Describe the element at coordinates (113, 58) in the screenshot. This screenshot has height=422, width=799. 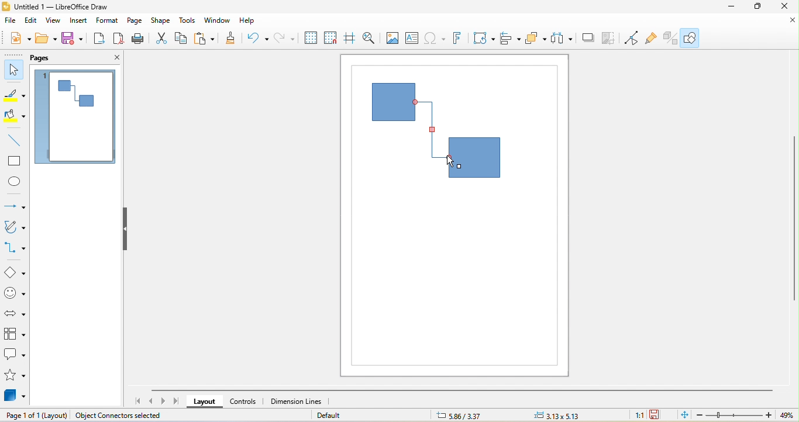
I see `close` at that location.